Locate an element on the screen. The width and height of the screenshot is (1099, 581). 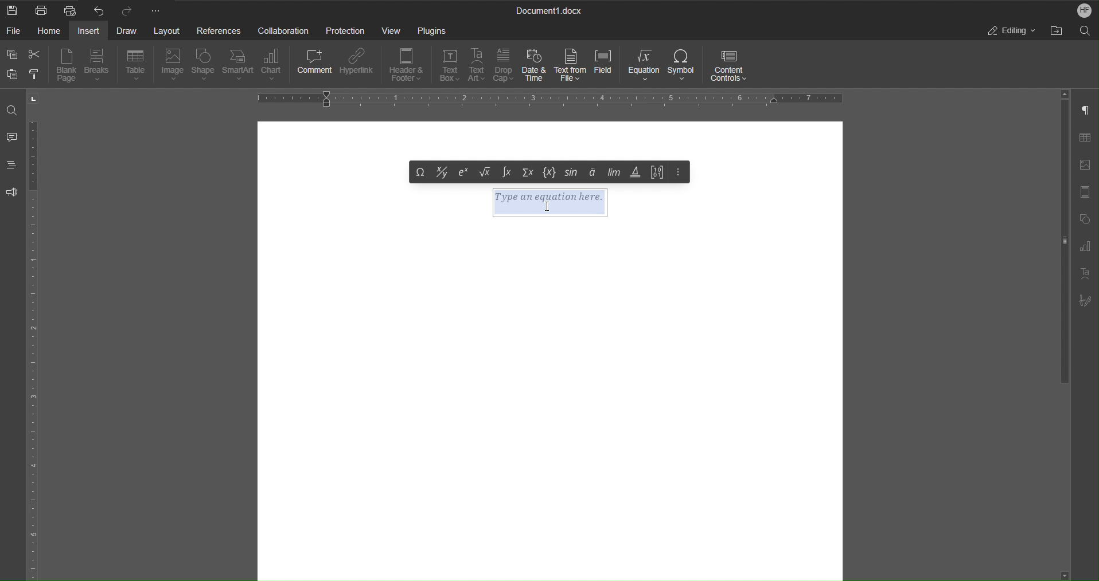
Header & Footer is located at coordinates (407, 65).